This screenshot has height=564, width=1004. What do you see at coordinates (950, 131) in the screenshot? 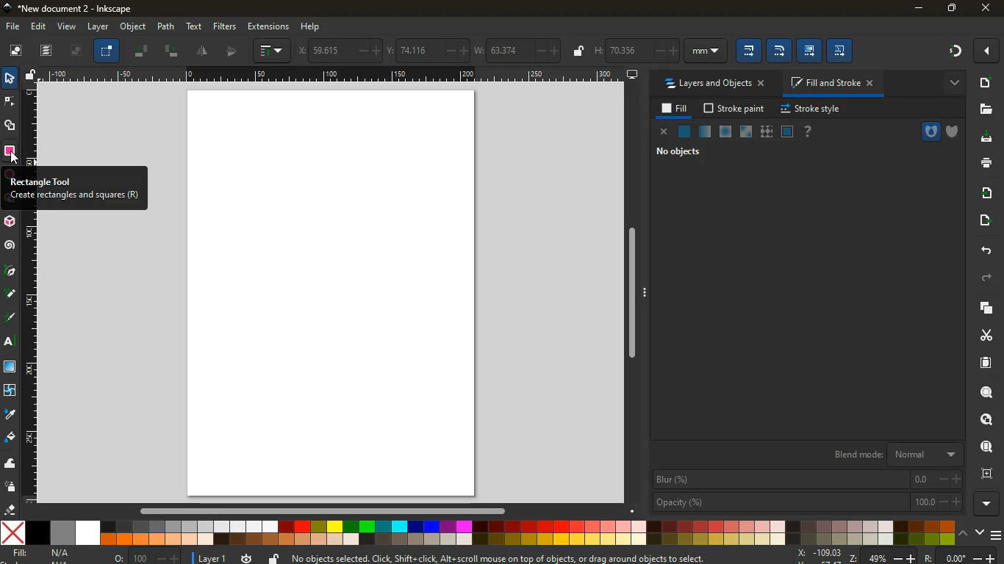
I see `shield` at bounding box center [950, 131].